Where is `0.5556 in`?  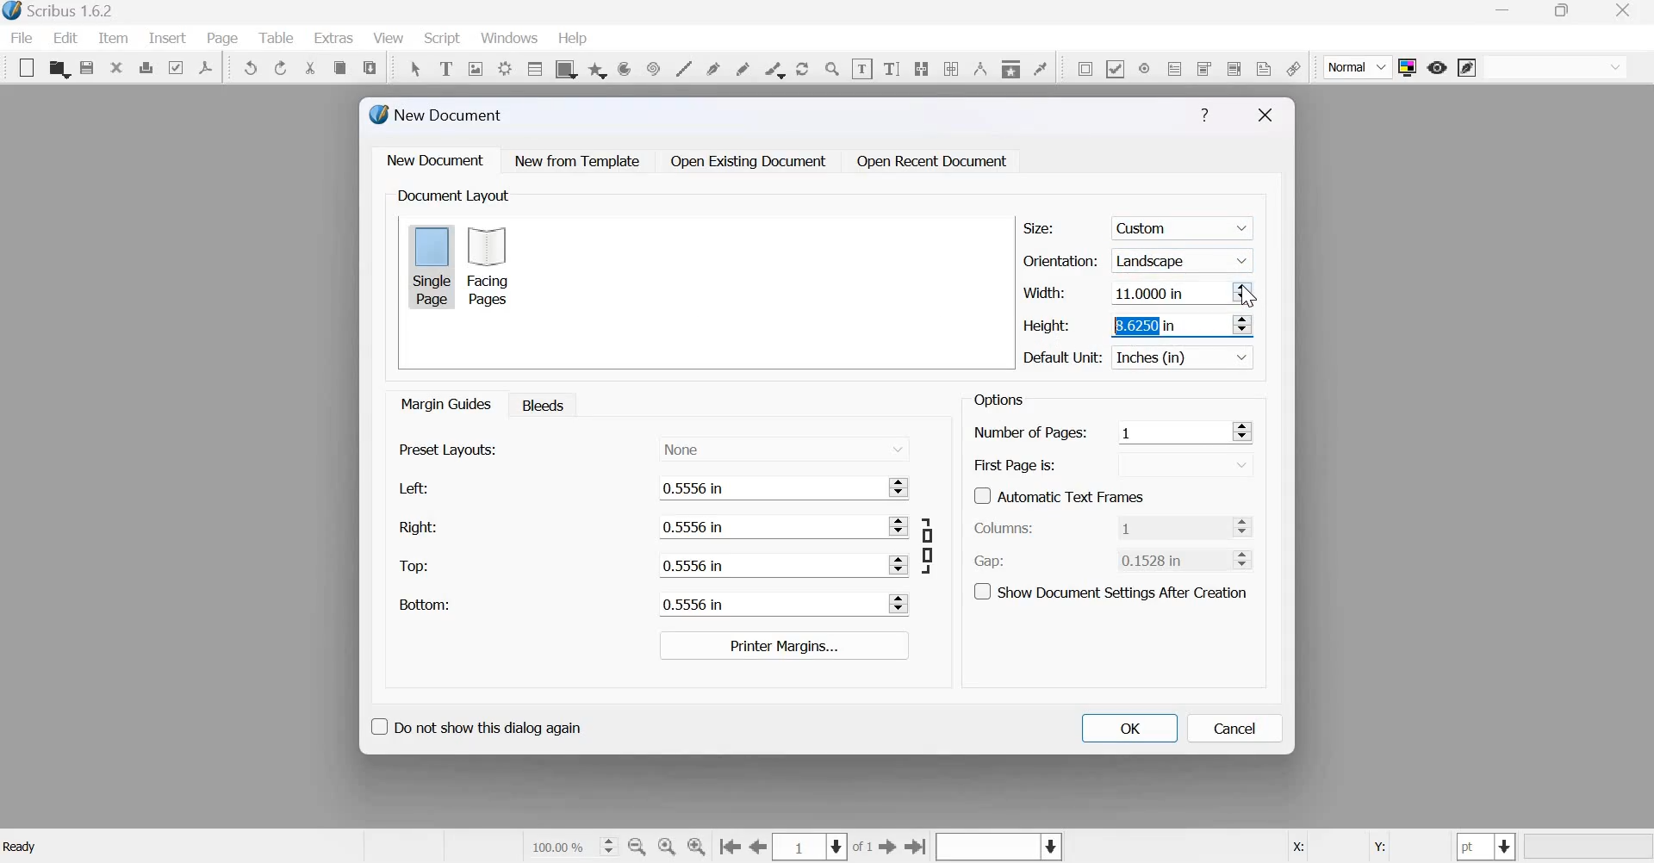 0.5556 in is located at coordinates (769, 605).